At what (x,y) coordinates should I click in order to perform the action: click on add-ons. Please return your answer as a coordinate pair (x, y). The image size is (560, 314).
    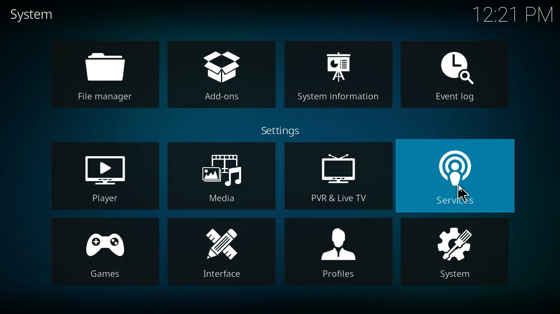
    Looking at the image, I should click on (221, 72).